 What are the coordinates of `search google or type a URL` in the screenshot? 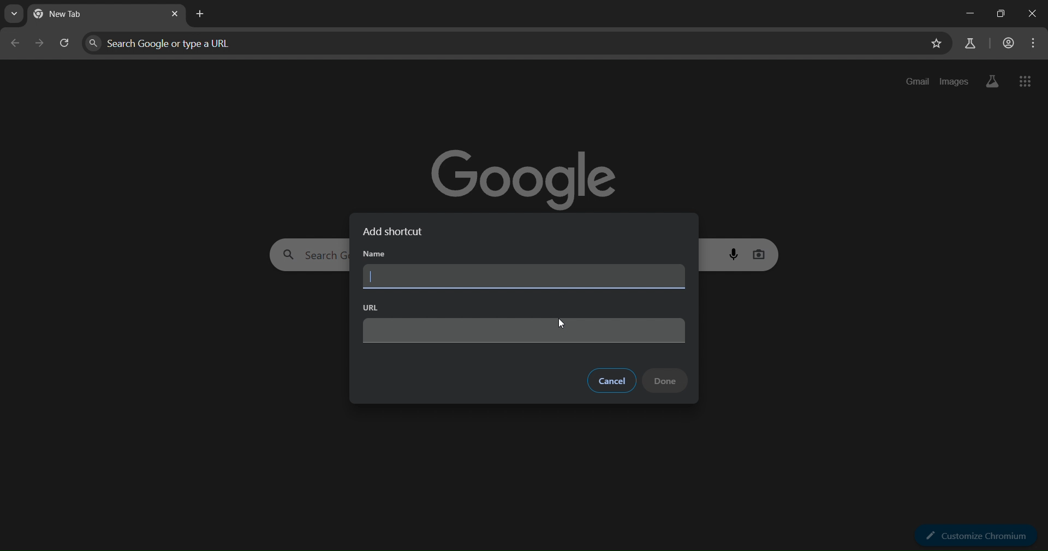 It's located at (500, 43).